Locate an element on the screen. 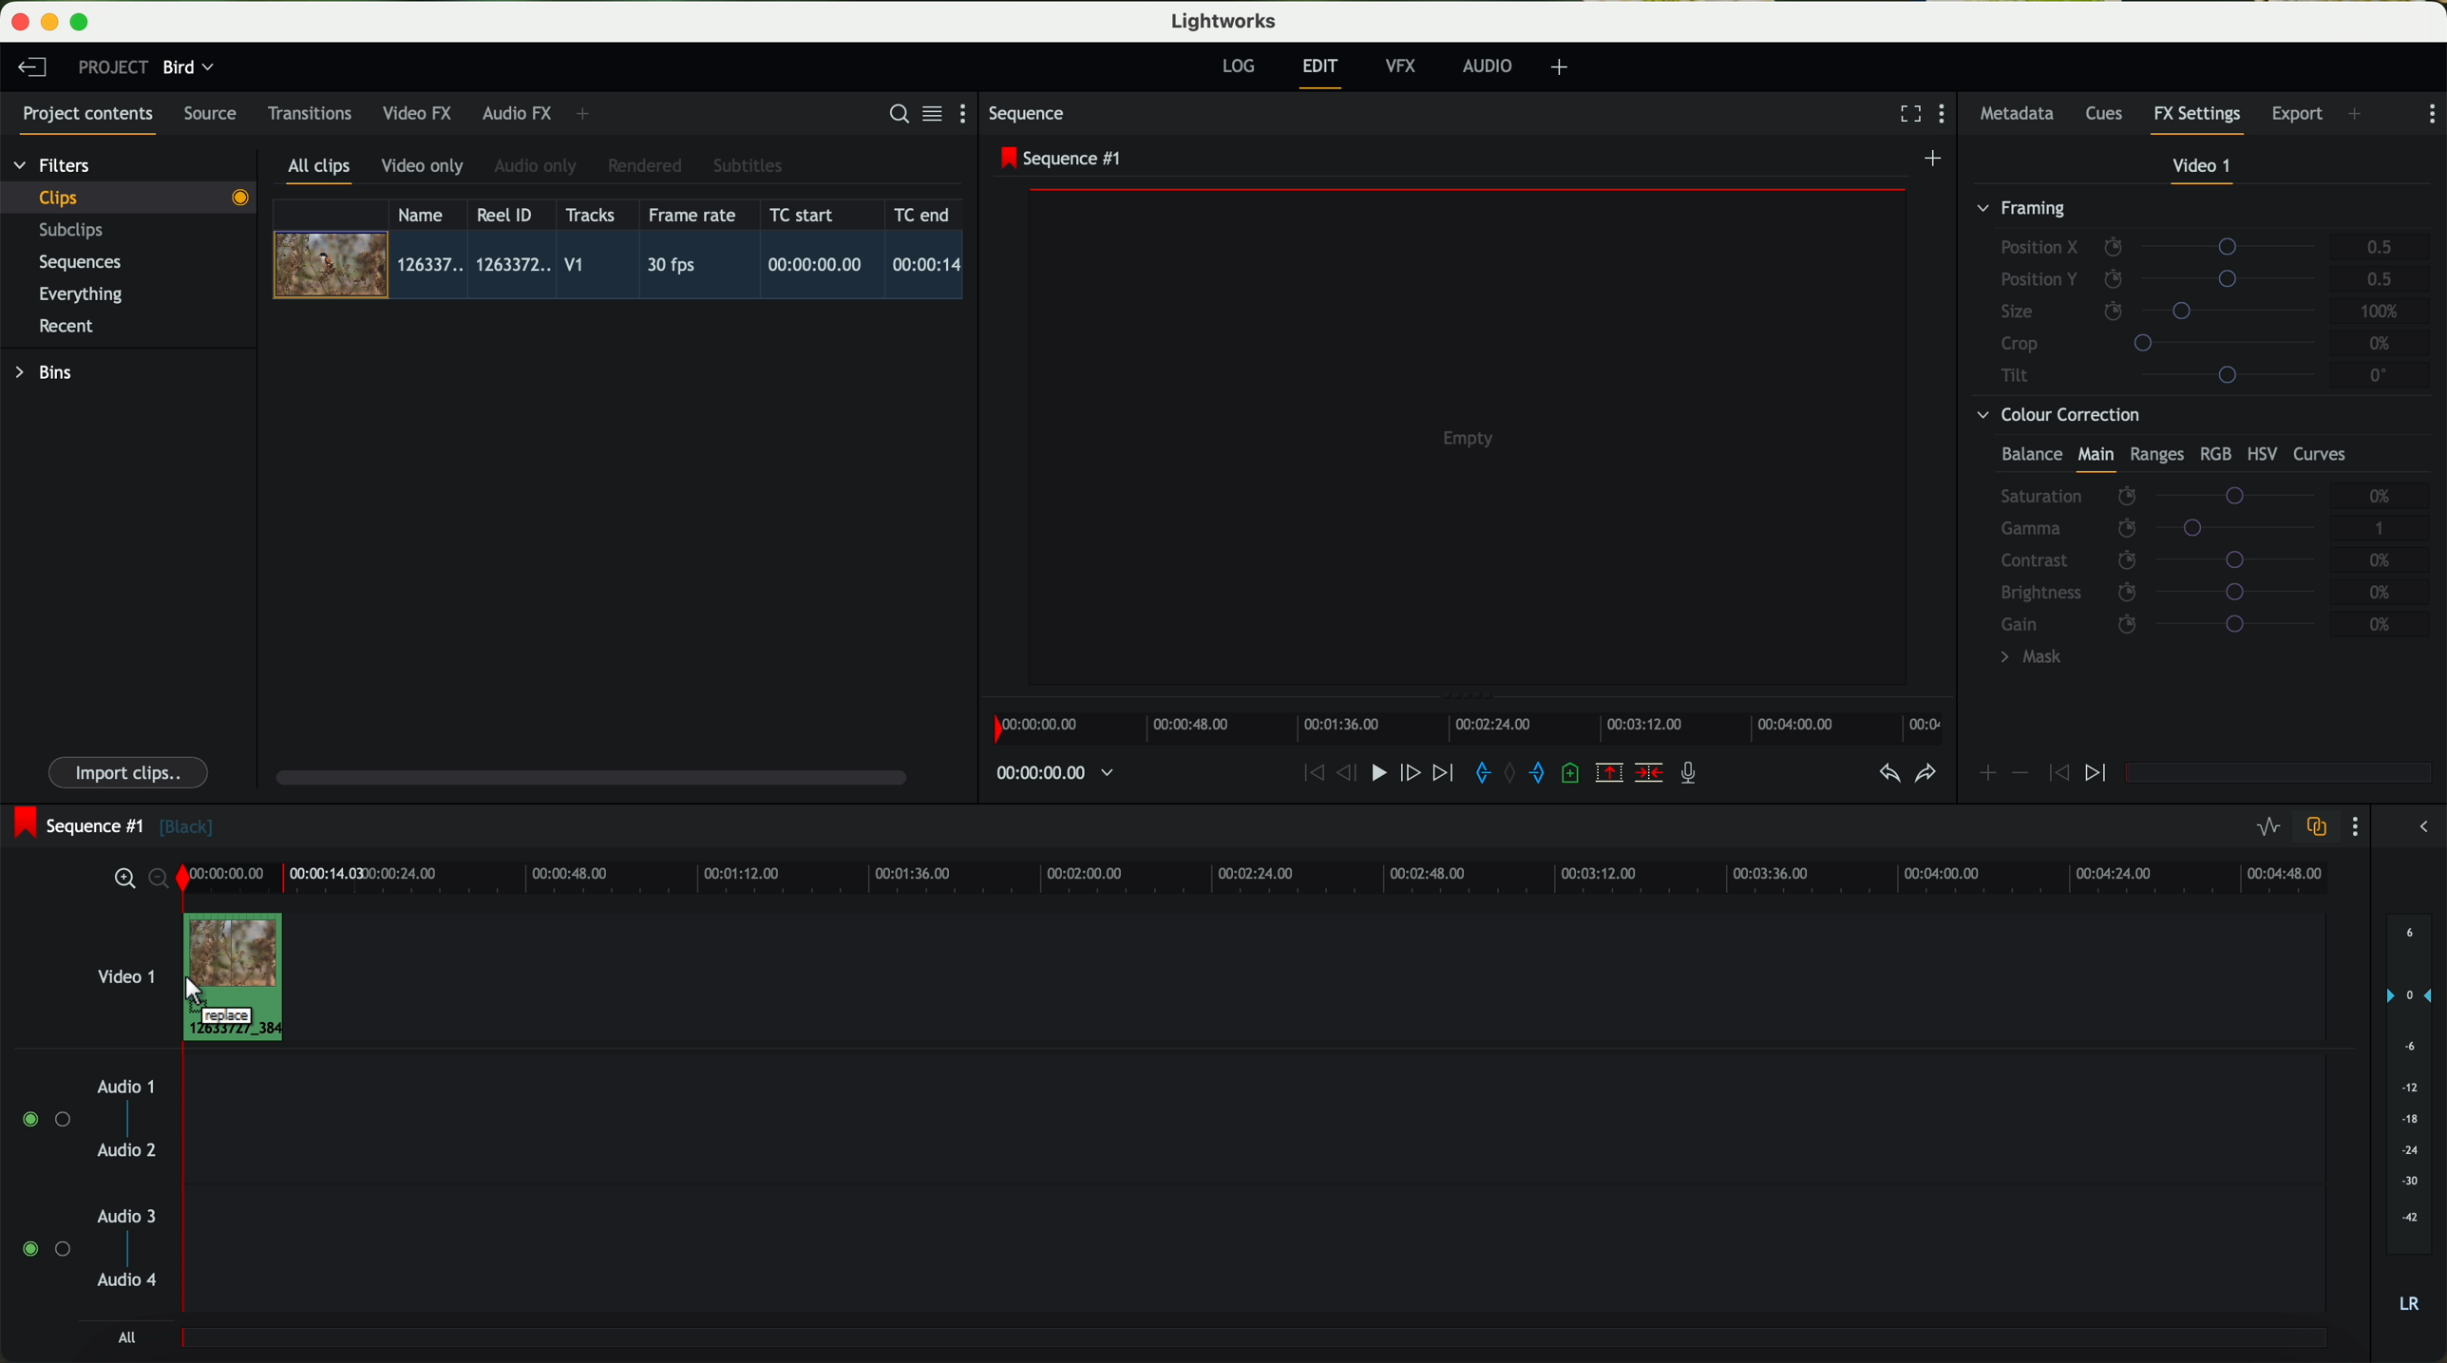 Image resolution: width=2447 pixels, height=1363 pixels. 0% is located at coordinates (2382, 560).